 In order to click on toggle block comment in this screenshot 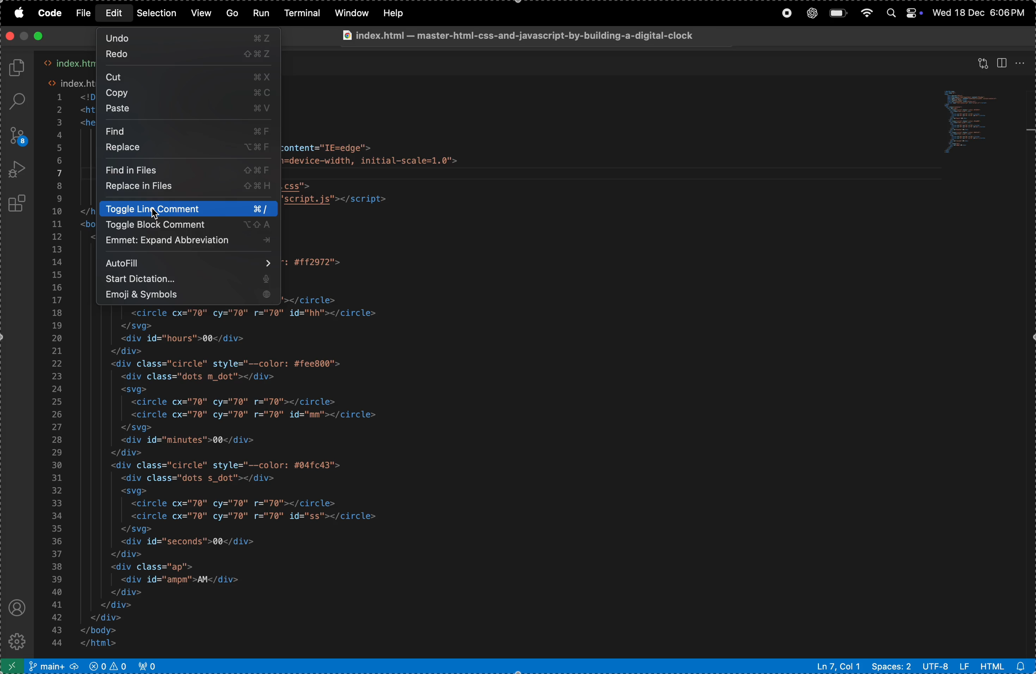, I will do `click(185, 225)`.